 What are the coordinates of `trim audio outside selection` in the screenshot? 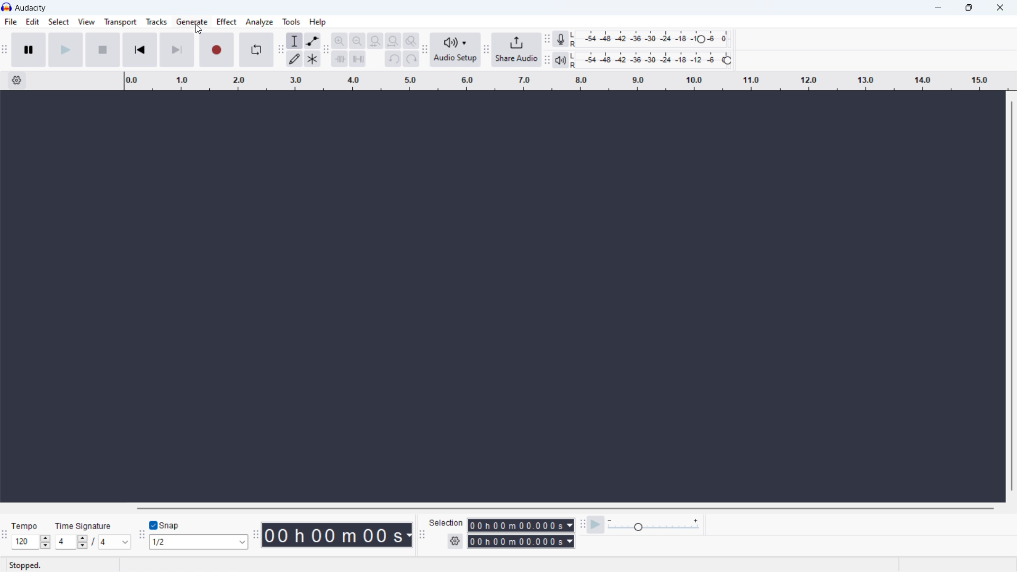 It's located at (340, 58).